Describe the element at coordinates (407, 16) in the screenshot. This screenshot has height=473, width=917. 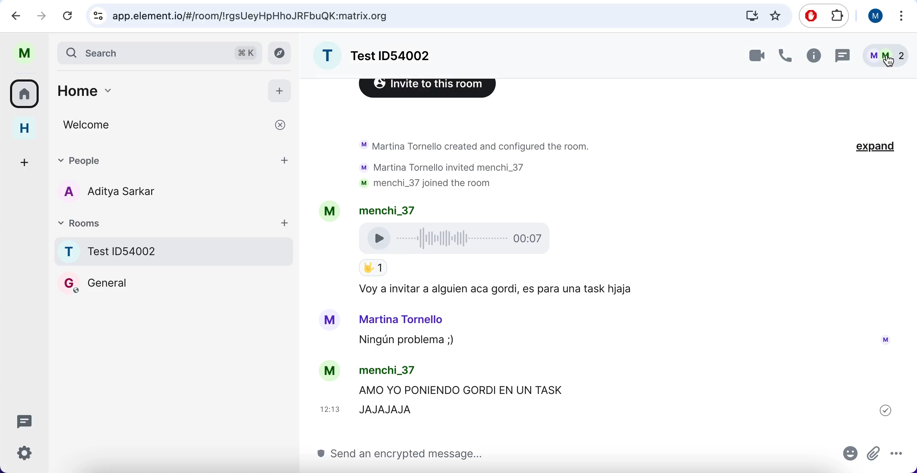
I see `search` at that location.